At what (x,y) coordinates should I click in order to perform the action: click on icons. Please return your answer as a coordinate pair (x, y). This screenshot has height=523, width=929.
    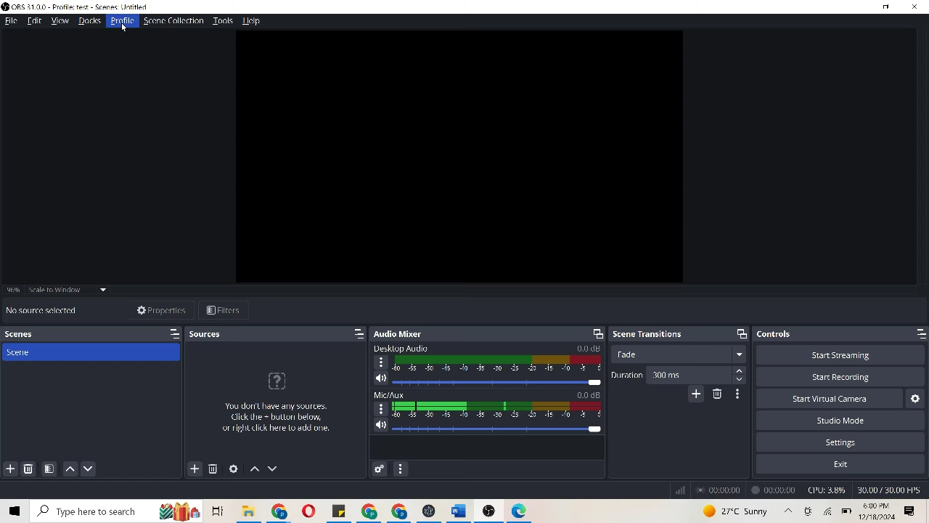
    Looking at the image, I should click on (193, 511).